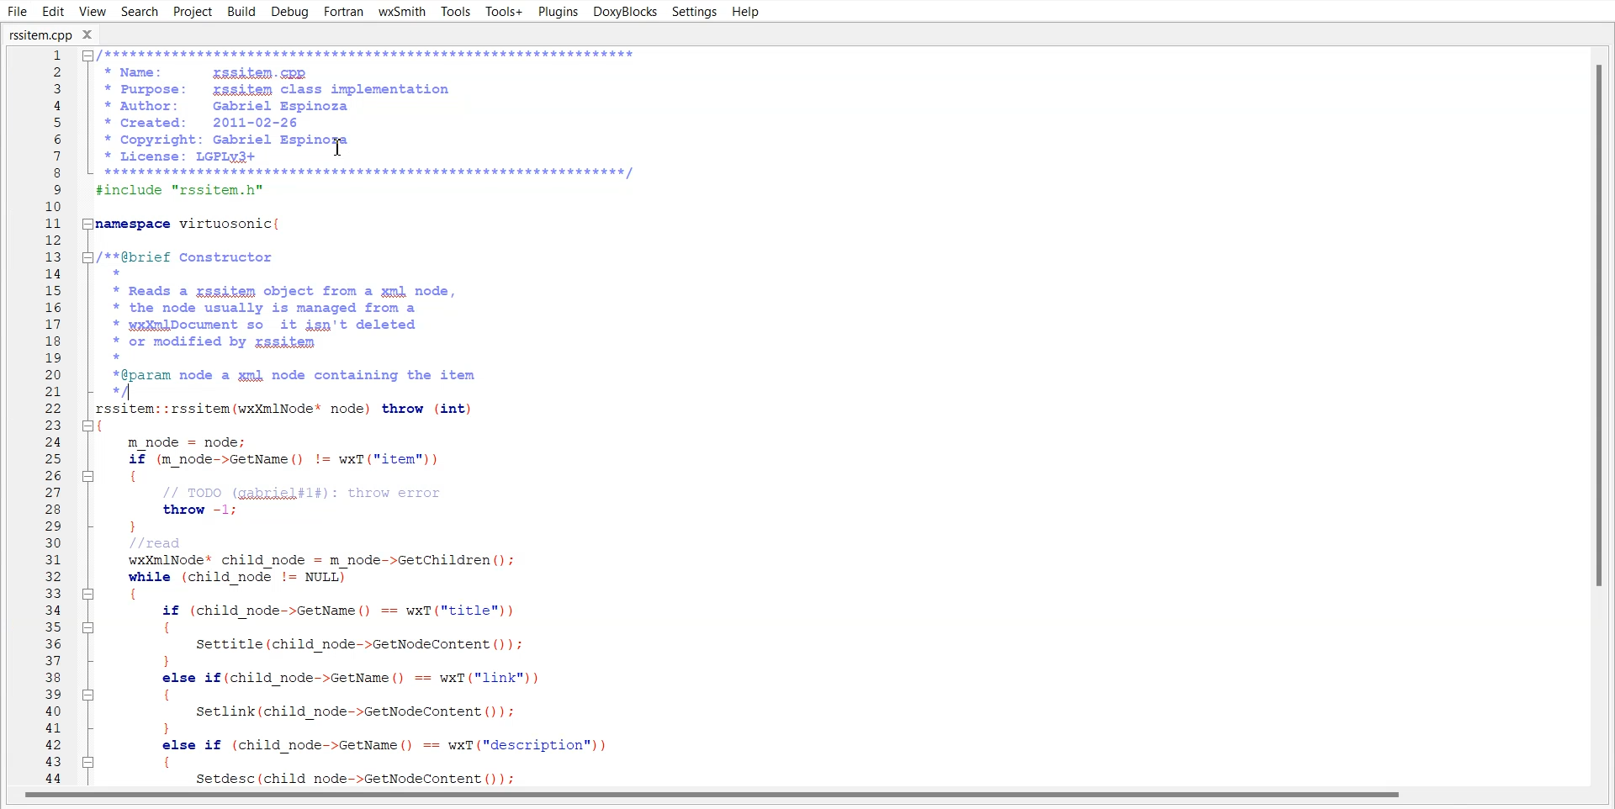 This screenshot has height=809, width=1615. I want to click on DoxyBlocks, so click(623, 12).